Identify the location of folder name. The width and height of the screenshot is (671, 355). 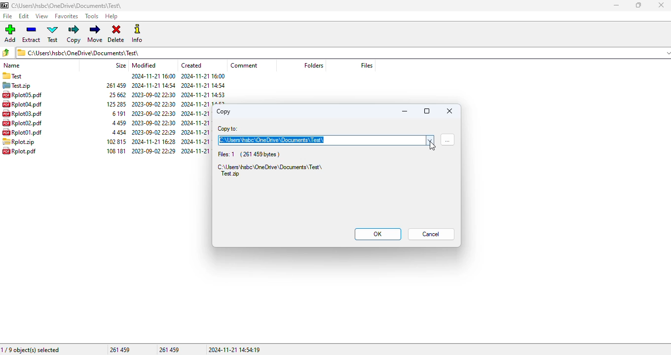
(67, 5).